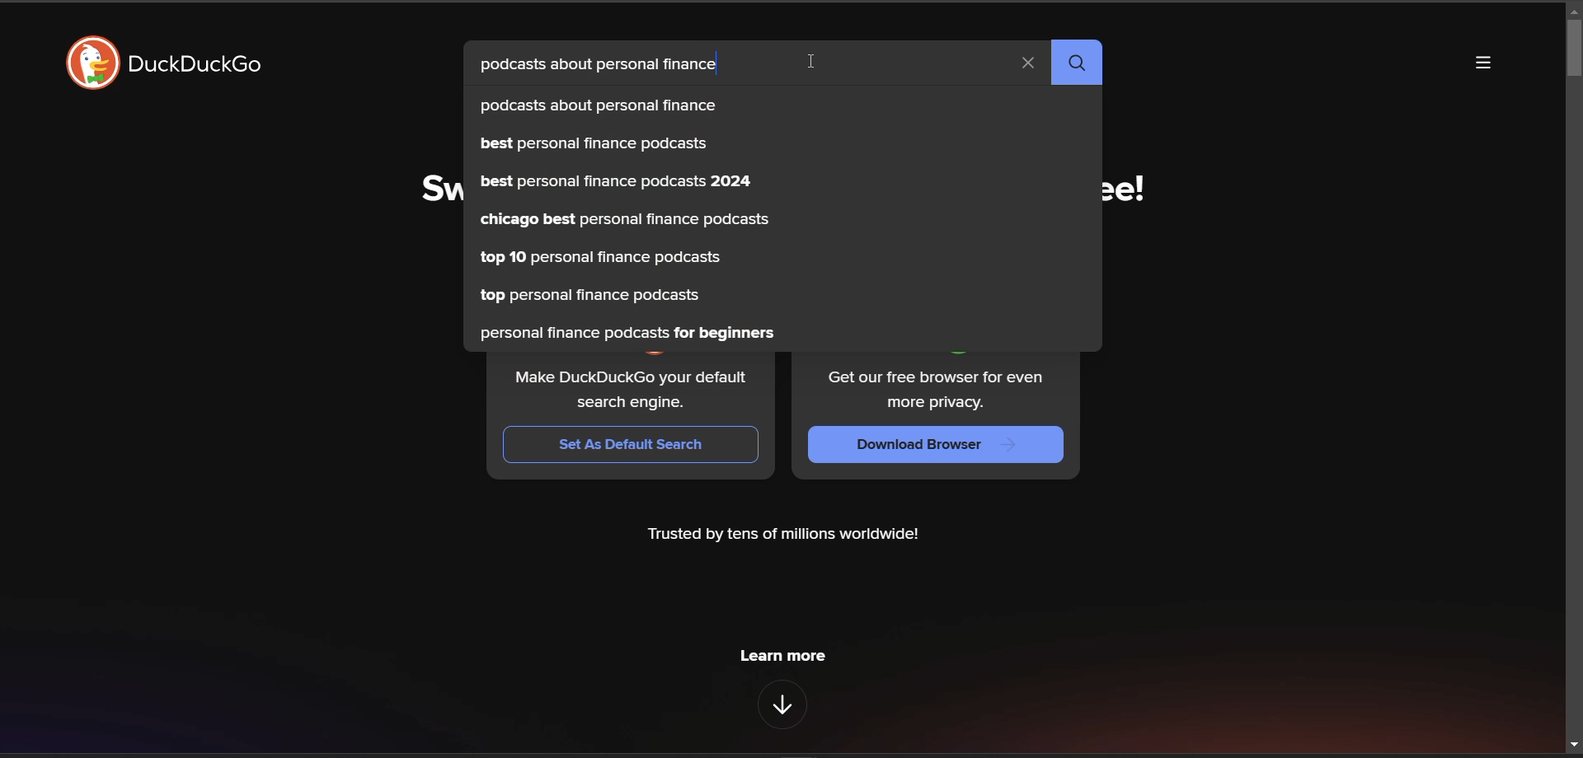 This screenshot has width=1583, height=758. I want to click on search button, so click(1081, 63).